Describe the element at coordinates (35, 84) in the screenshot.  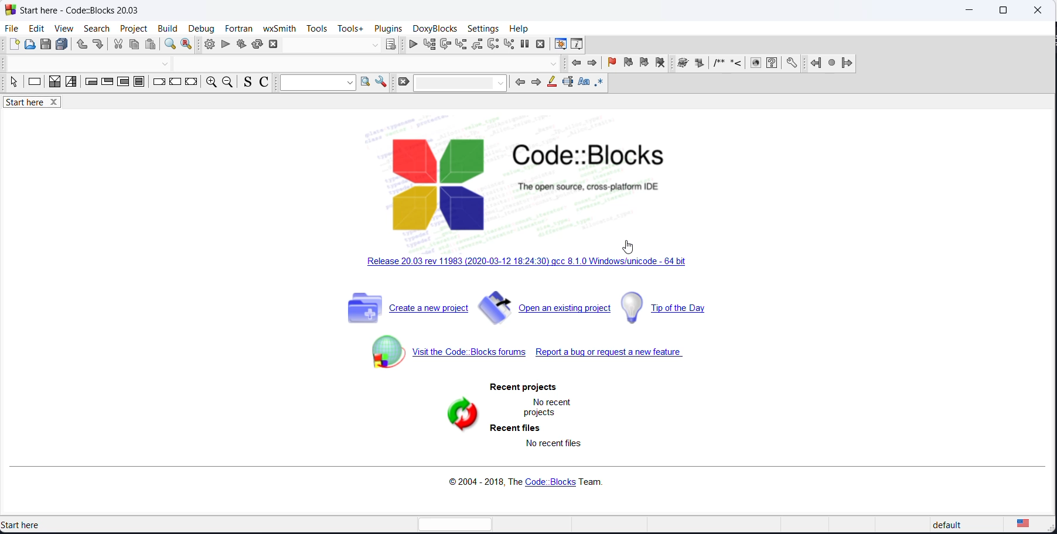
I see `instruction` at that location.